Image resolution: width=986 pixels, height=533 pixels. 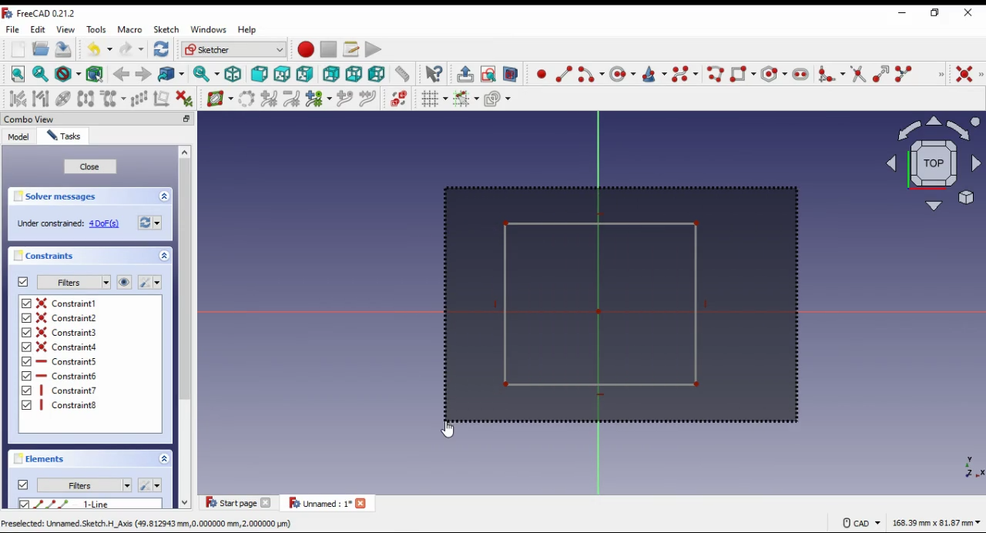 What do you see at coordinates (73, 283) in the screenshot?
I see `filter` at bounding box center [73, 283].